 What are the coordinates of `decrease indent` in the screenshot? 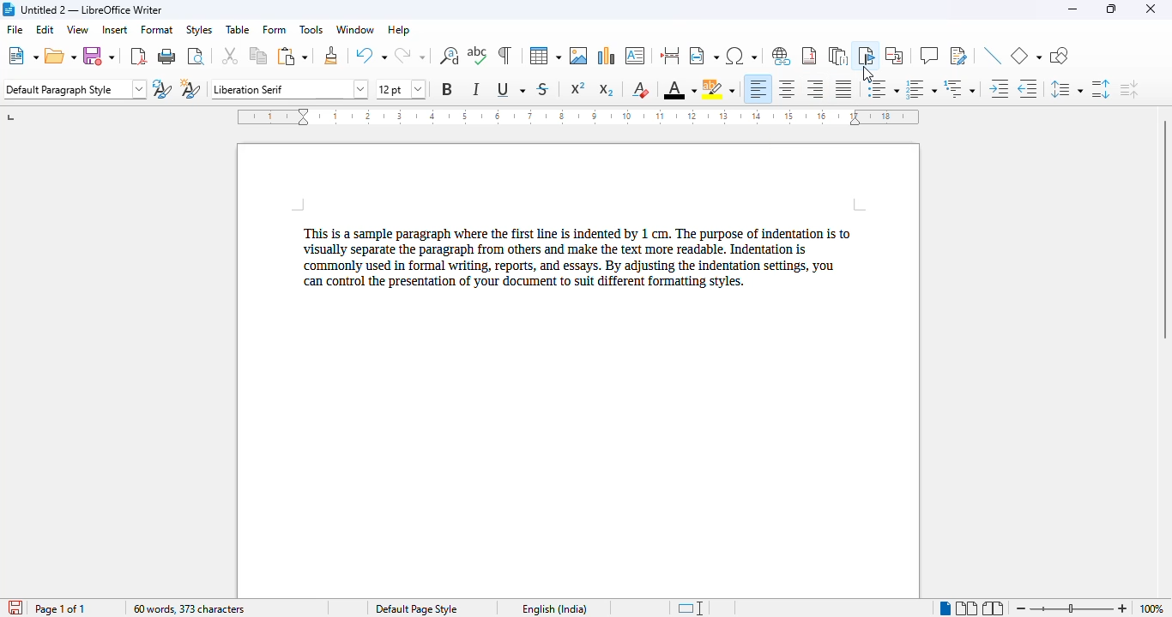 It's located at (1026, 88).